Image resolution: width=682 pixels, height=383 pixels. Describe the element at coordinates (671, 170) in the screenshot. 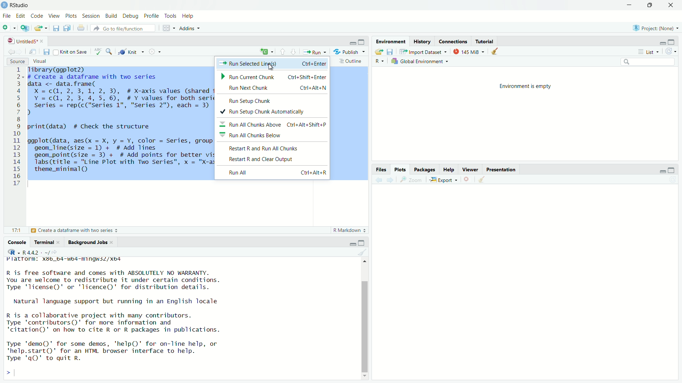

I see `Maximize` at that location.